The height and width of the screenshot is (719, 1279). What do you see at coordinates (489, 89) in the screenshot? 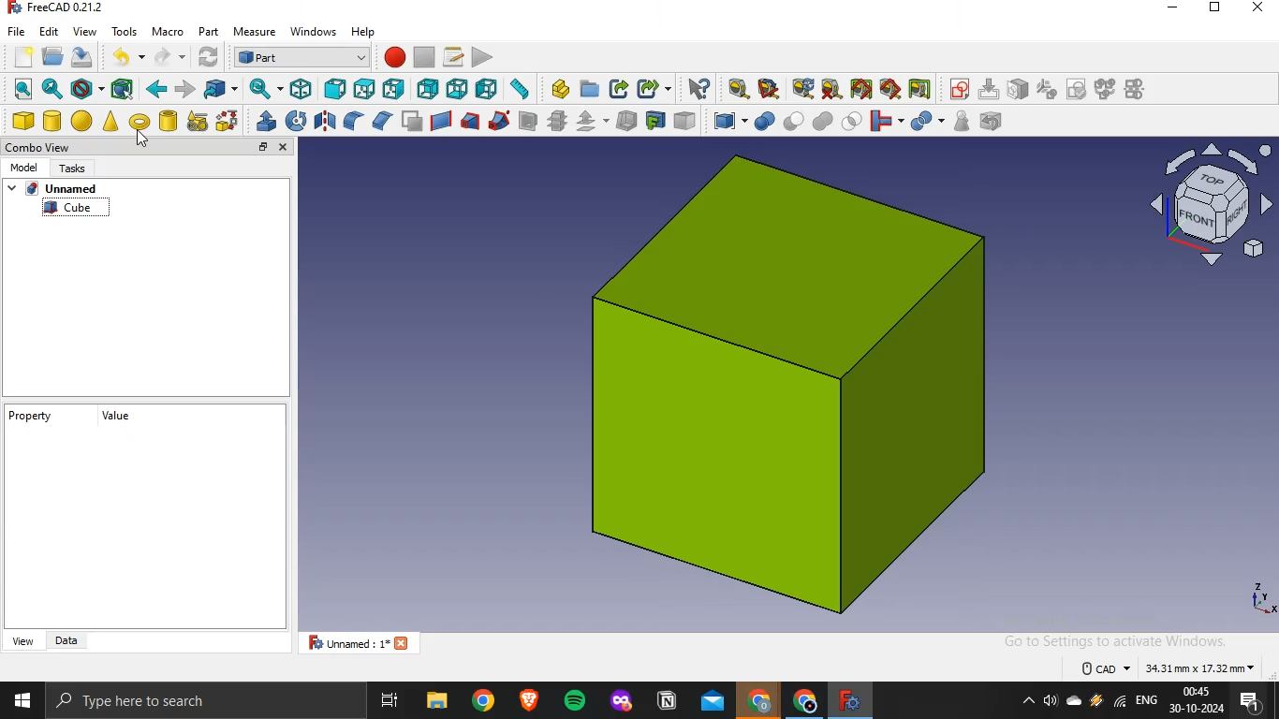
I see `left` at bounding box center [489, 89].